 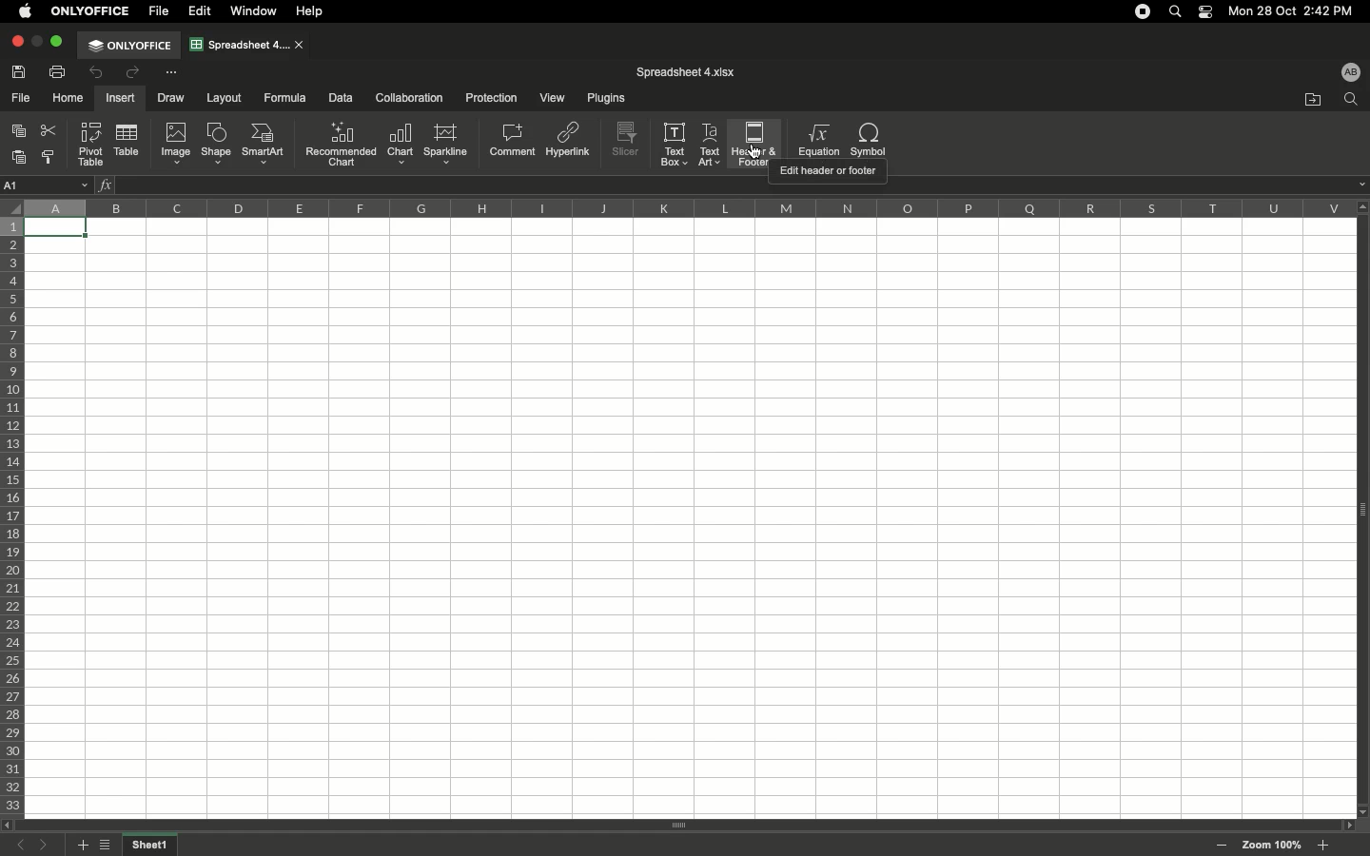 I want to click on Shape, so click(x=216, y=145).